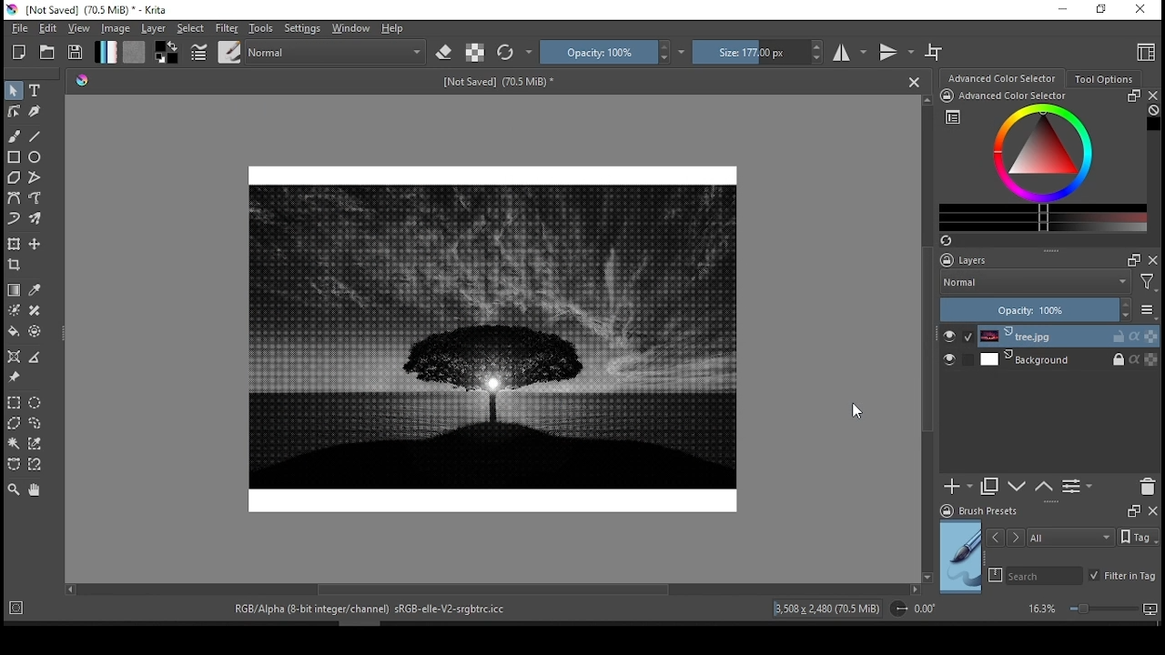 The image size is (1165, 655). I want to click on scroll bar, so click(929, 338).